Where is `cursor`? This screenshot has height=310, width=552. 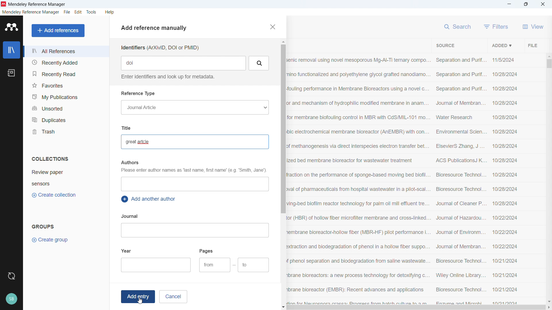
cursor is located at coordinates (140, 301).